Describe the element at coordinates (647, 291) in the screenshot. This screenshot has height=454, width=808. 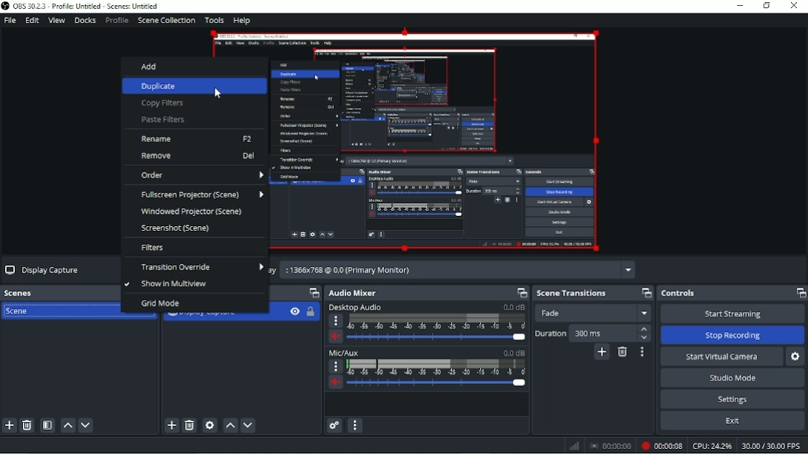
I see `Maximize` at that location.